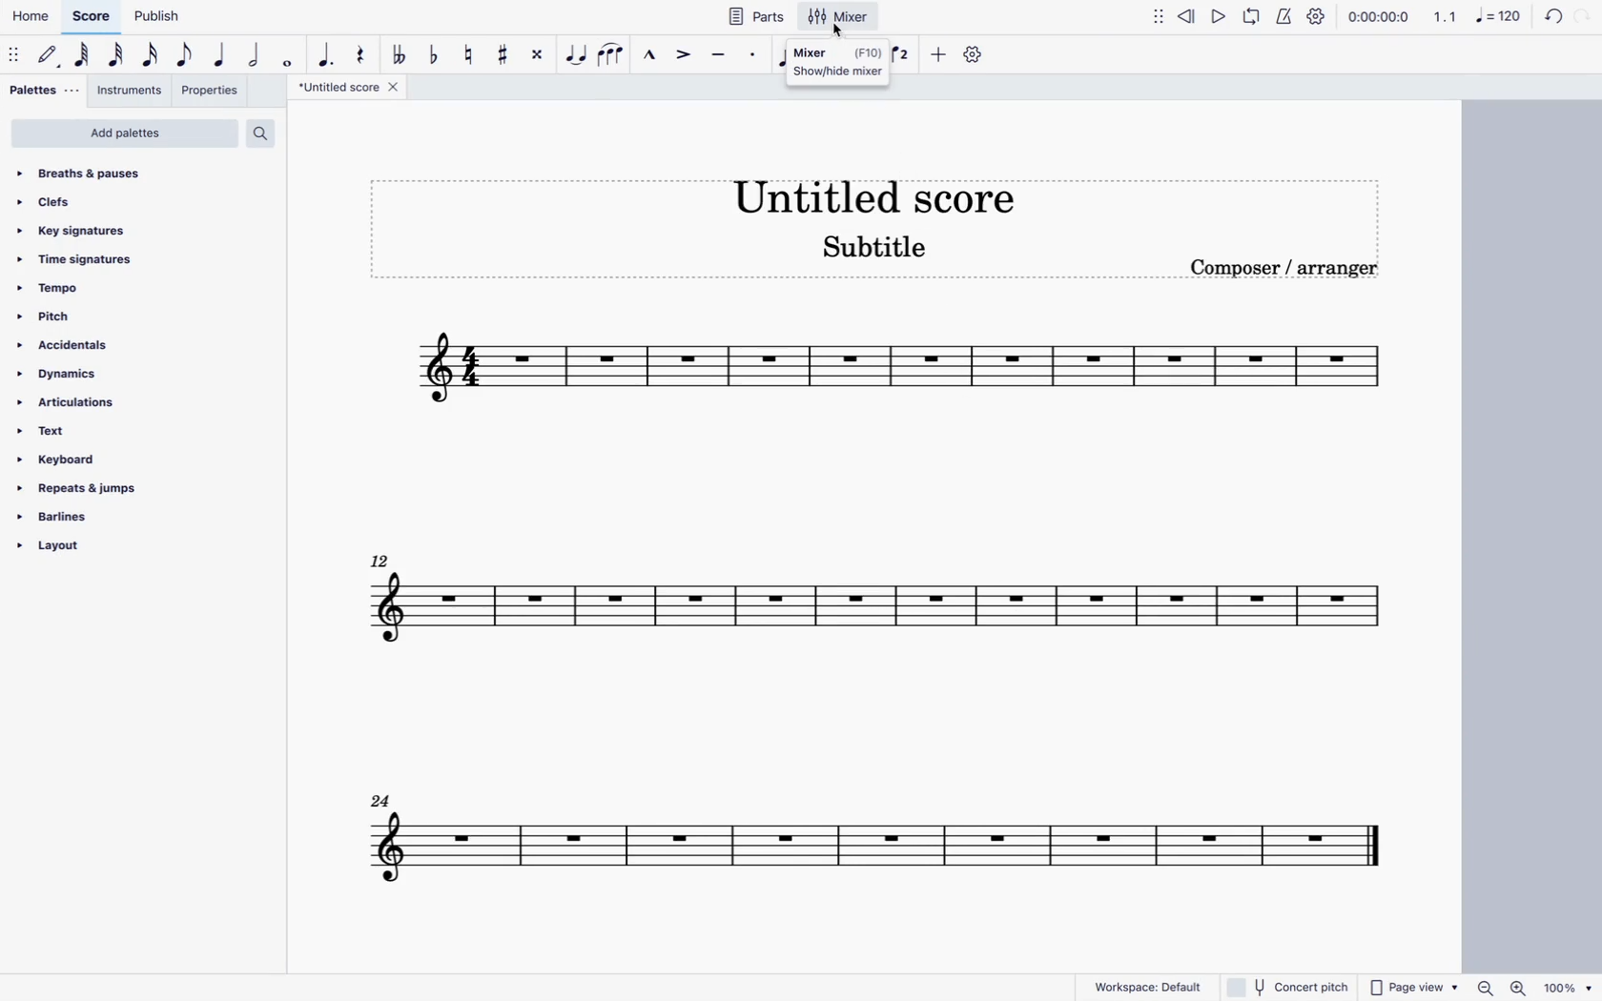 The image size is (1602, 1001). I want to click on barlines, so click(79, 520).